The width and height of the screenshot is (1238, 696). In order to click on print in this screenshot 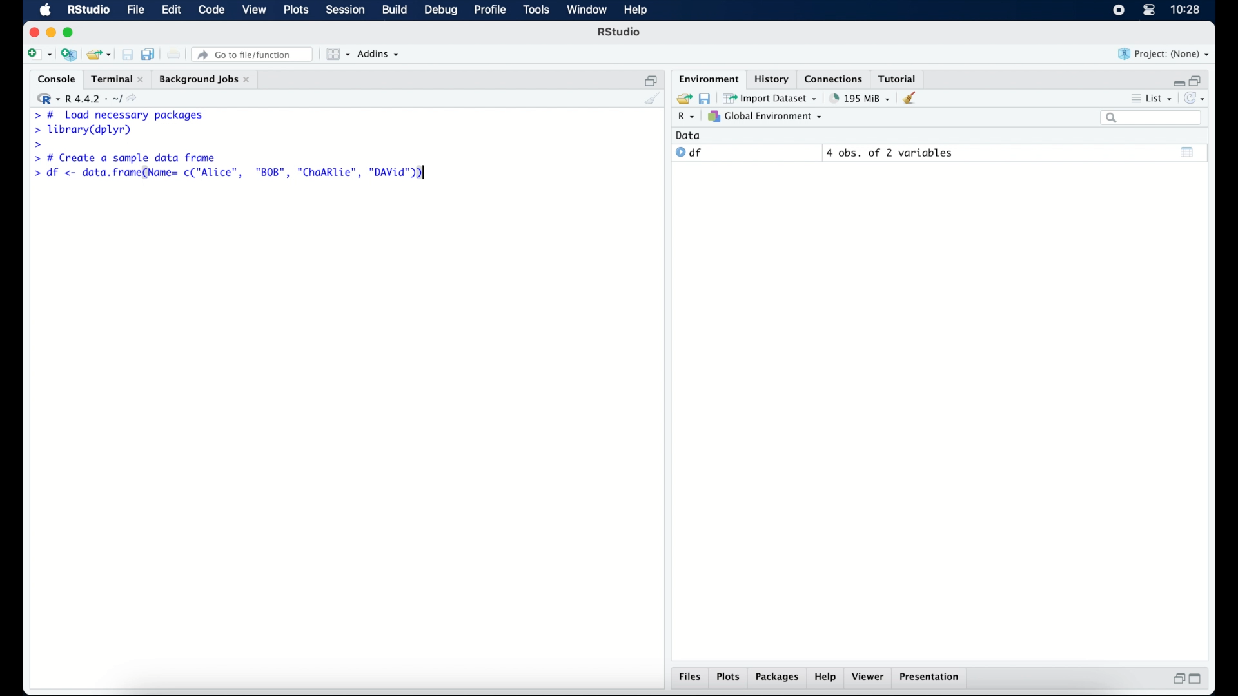, I will do `click(174, 54)`.